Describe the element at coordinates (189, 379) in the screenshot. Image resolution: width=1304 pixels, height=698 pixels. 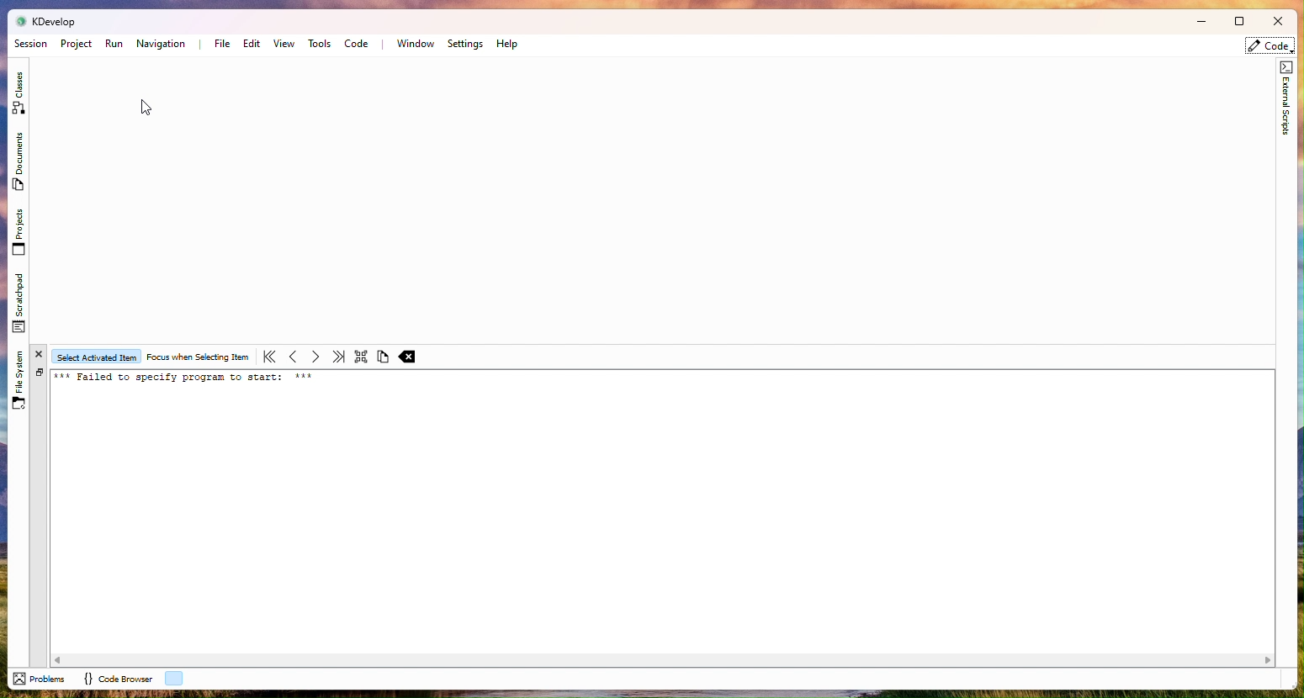
I see `Text` at that location.